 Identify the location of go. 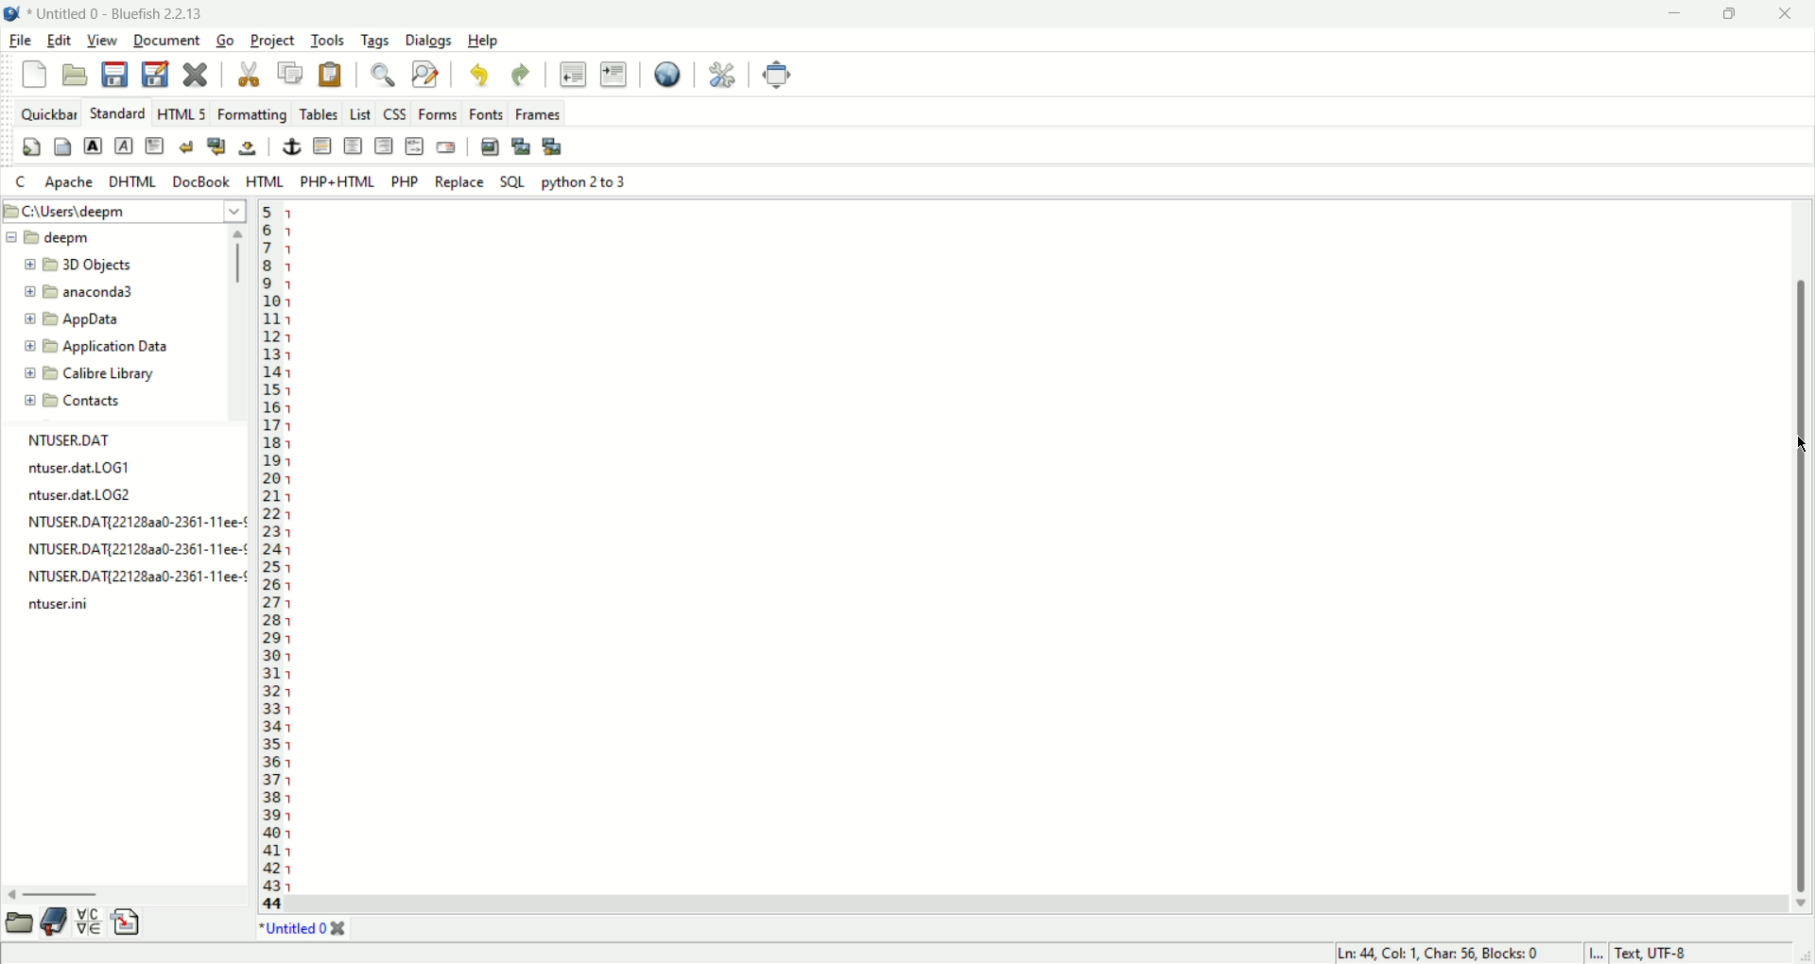
(225, 42).